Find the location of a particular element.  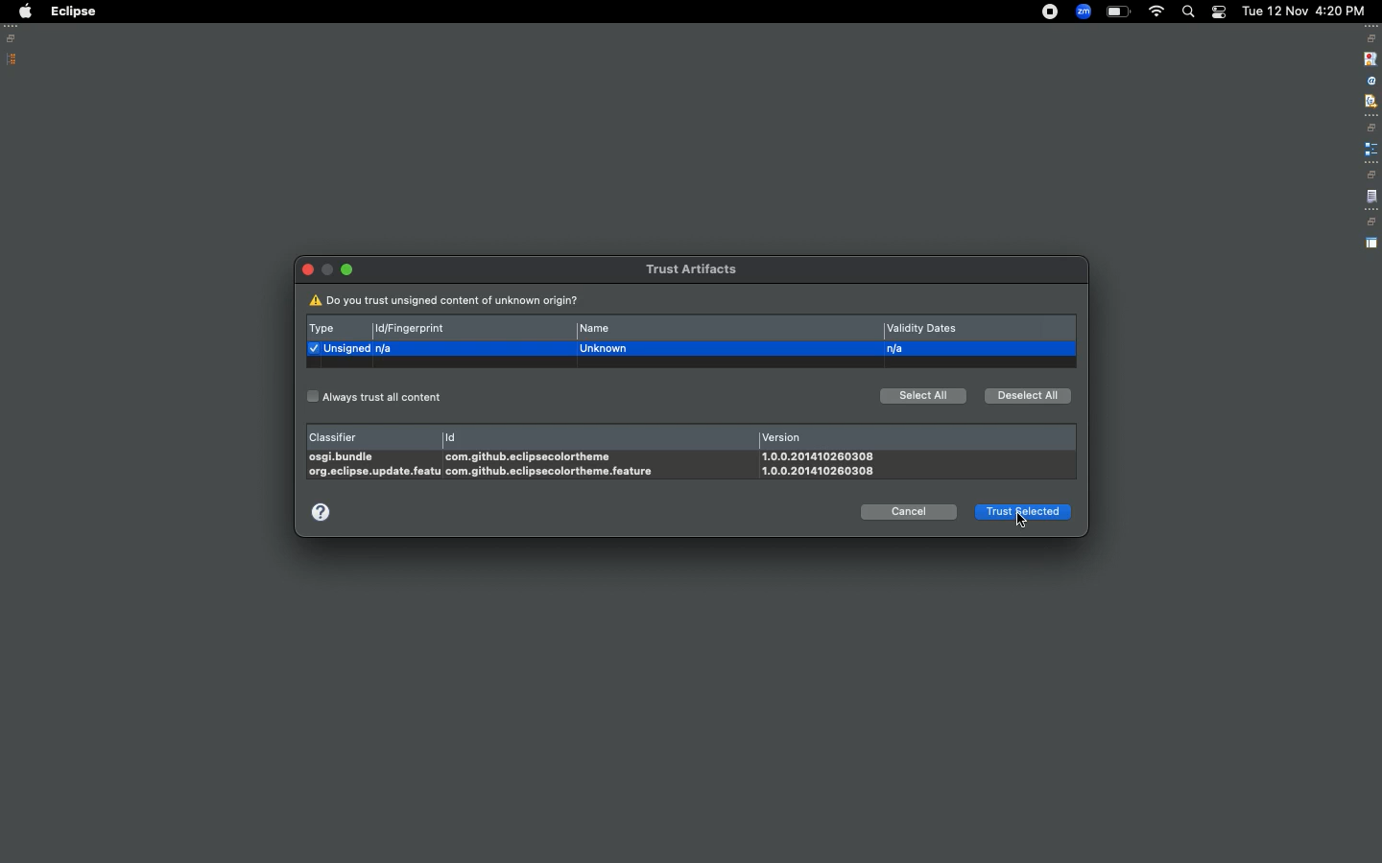

Classifier is located at coordinates (371, 450).